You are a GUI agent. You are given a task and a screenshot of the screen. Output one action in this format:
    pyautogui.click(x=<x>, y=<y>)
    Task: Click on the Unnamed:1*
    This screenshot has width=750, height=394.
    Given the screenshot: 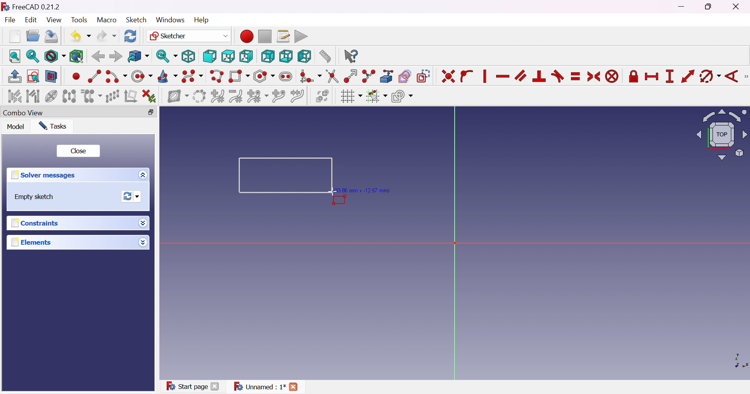 What is the action you would take?
    pyautogui.click(x=259, y=387)
    